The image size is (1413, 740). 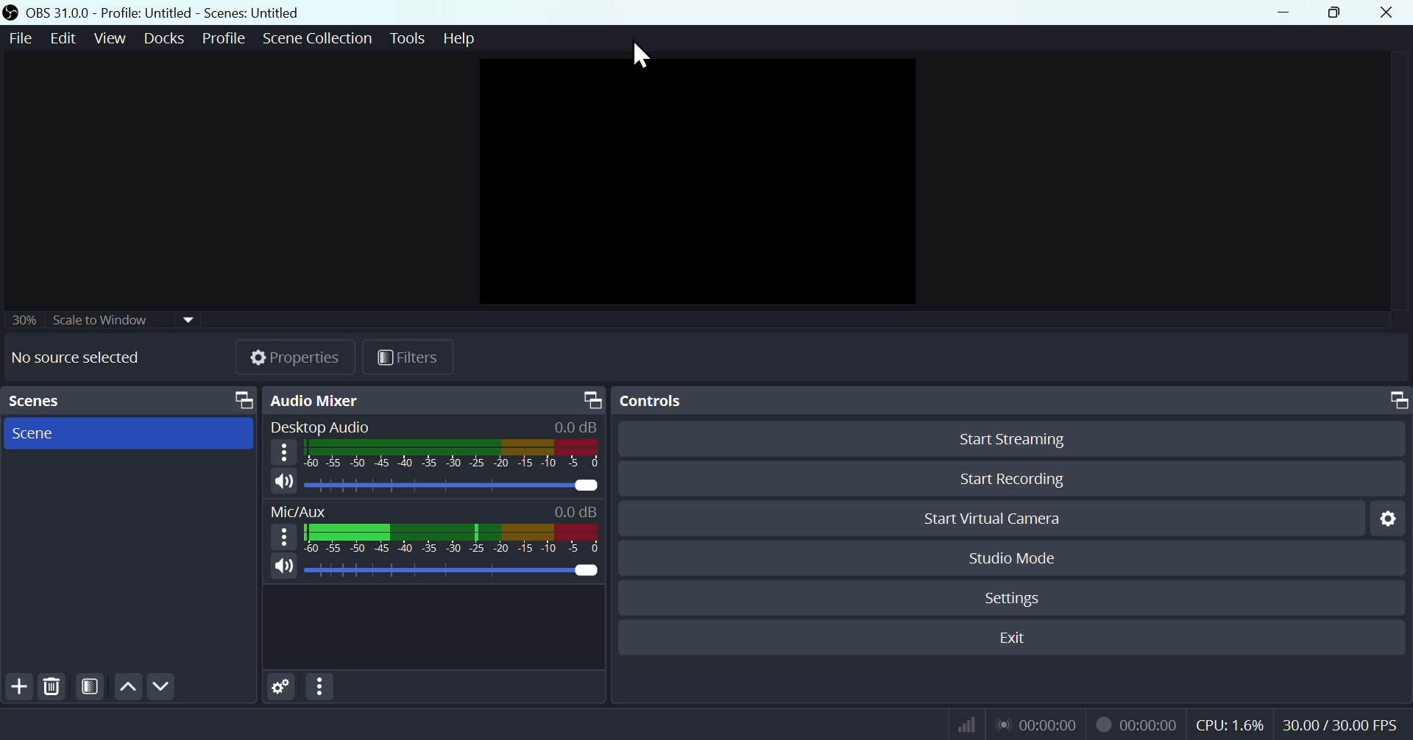 I want to click on Close, so click(x=1387, y=13).